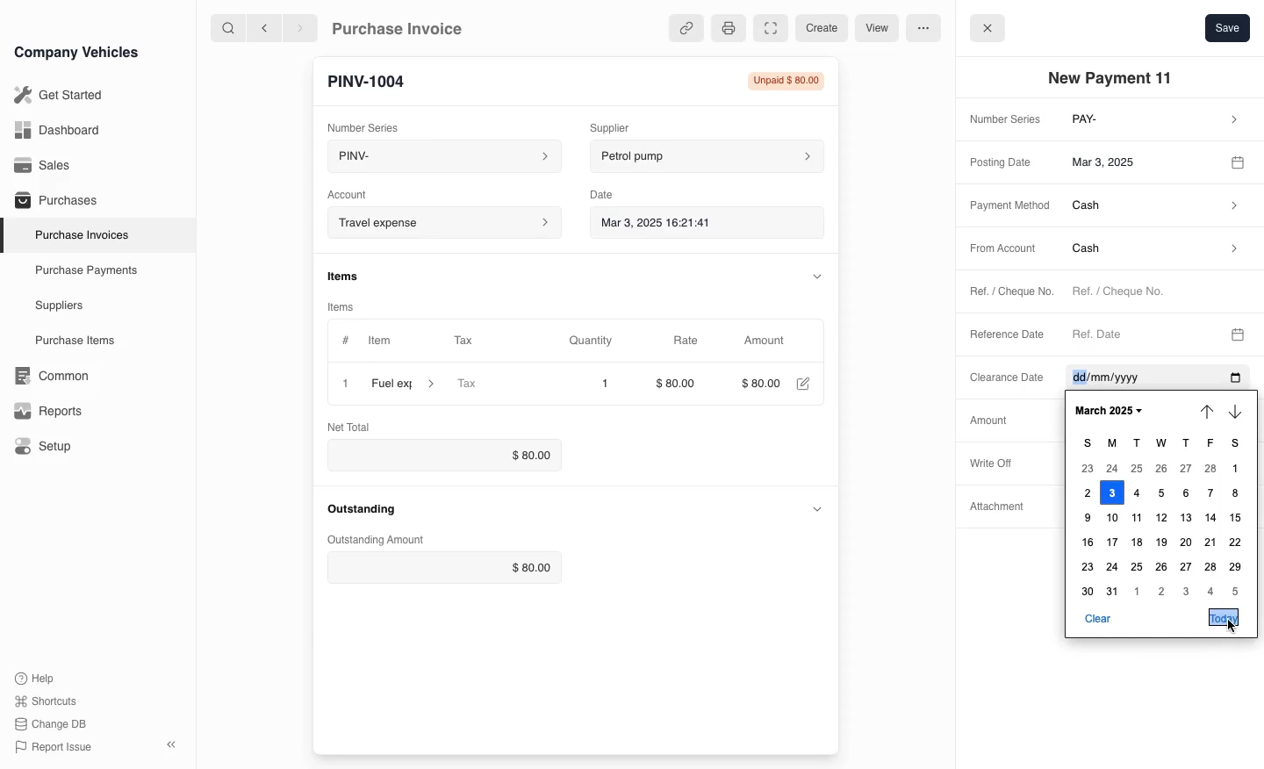 This screenshot has width=1264, height=769. What do you see at coordinates (780, 81) in the screenshot?
I see `unpaid` at bounding box center [780, 81].